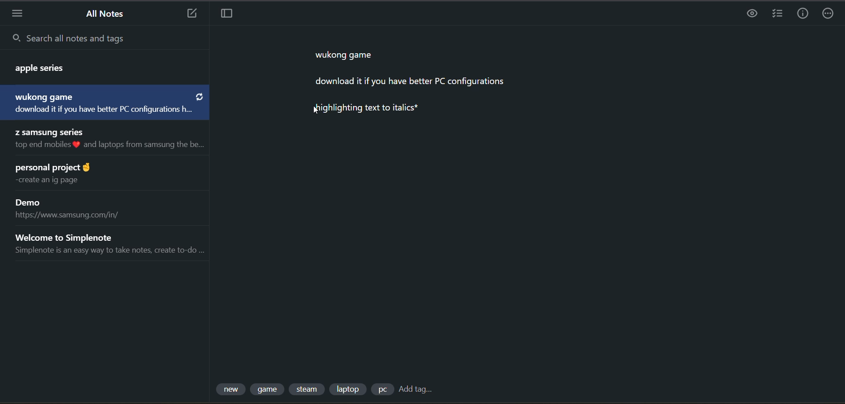  What do you see at coordinates (77, 209) in the screenshot?
I see `note title and preview` at bounding box center [77, 209].